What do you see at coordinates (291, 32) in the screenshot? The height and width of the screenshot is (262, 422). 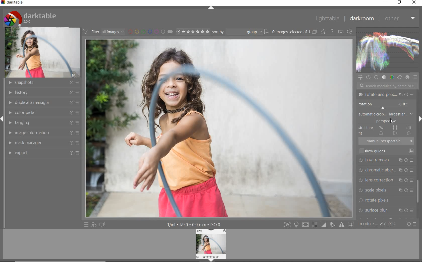 I see `selected images` at bounding box center [291, 32].